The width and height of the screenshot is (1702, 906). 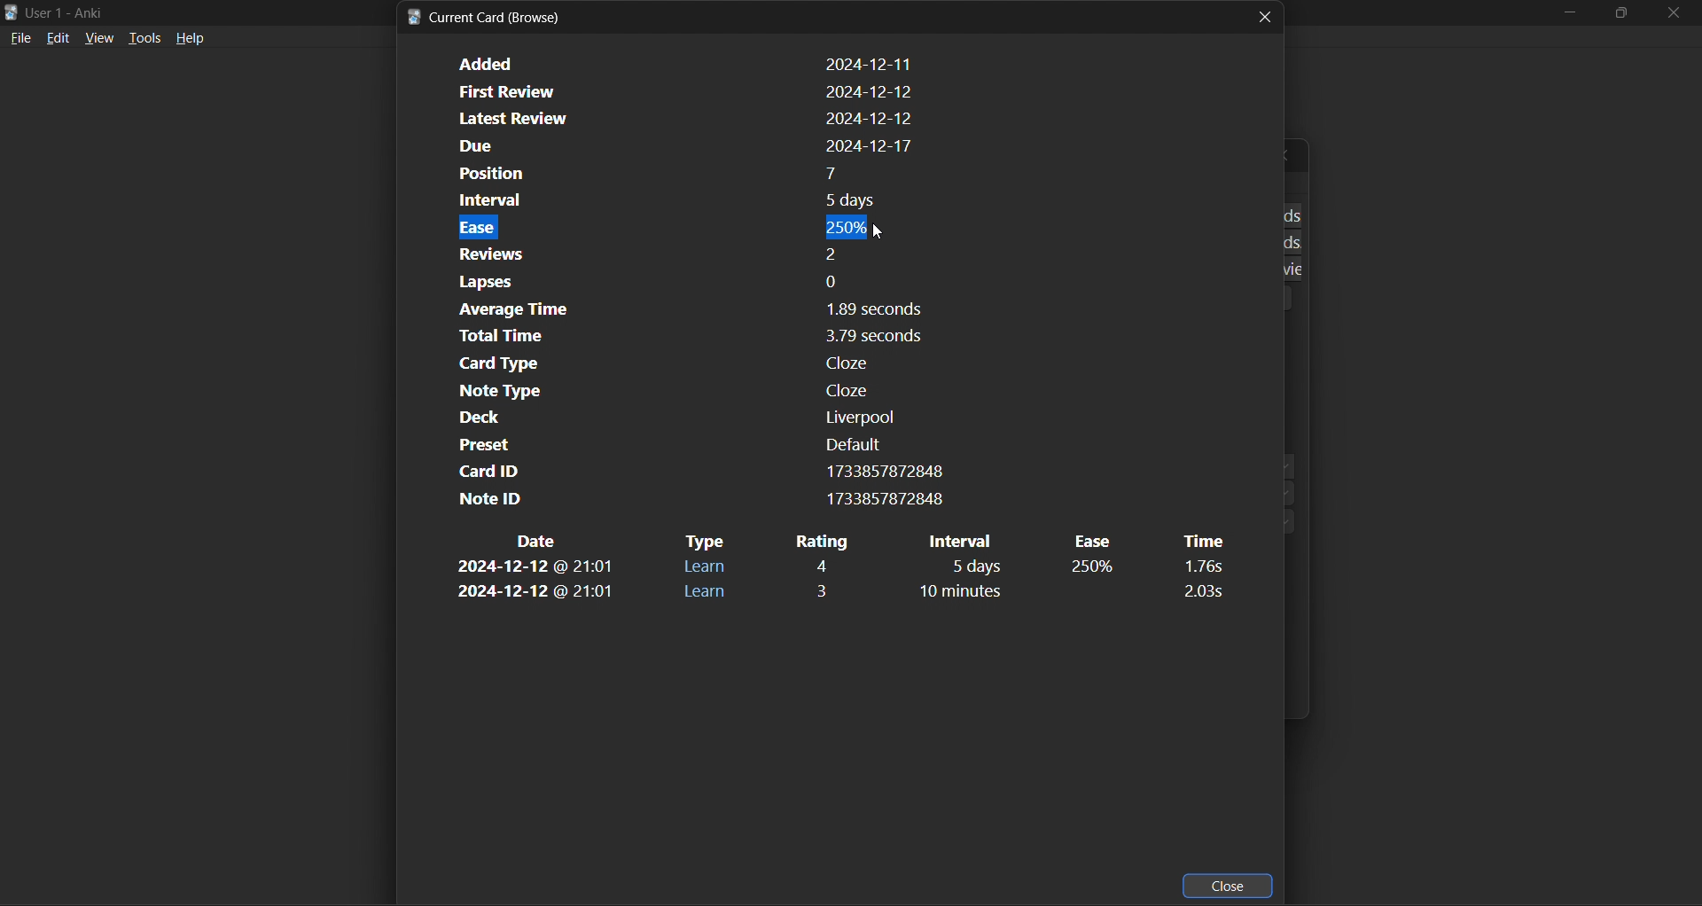 What do you see at coordinates (672, 444) in the screenshot?
I see `card preset` at bounding box center [672, 444].